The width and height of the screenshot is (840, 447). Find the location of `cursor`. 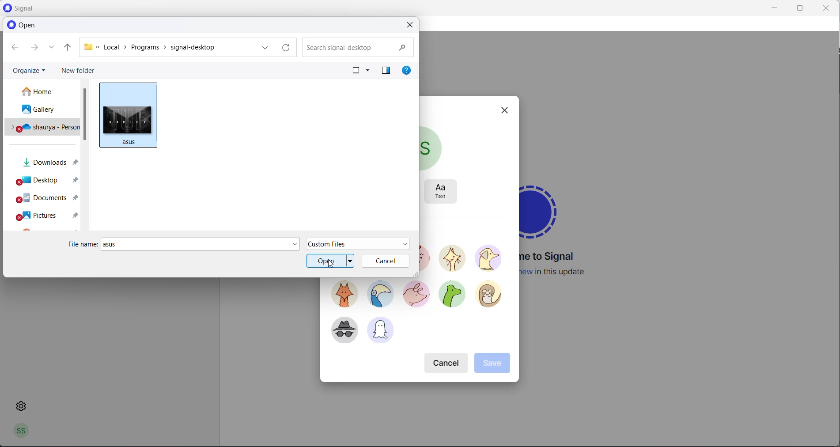

cursor is located at coordinates (330, 265).